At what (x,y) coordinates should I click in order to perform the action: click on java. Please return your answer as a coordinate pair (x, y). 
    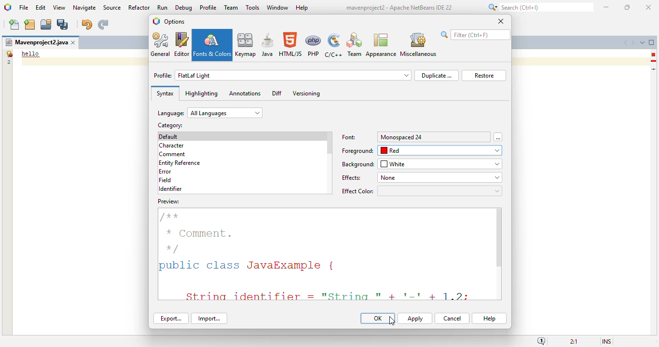
    Looking at the image, I should click on (268, 44).